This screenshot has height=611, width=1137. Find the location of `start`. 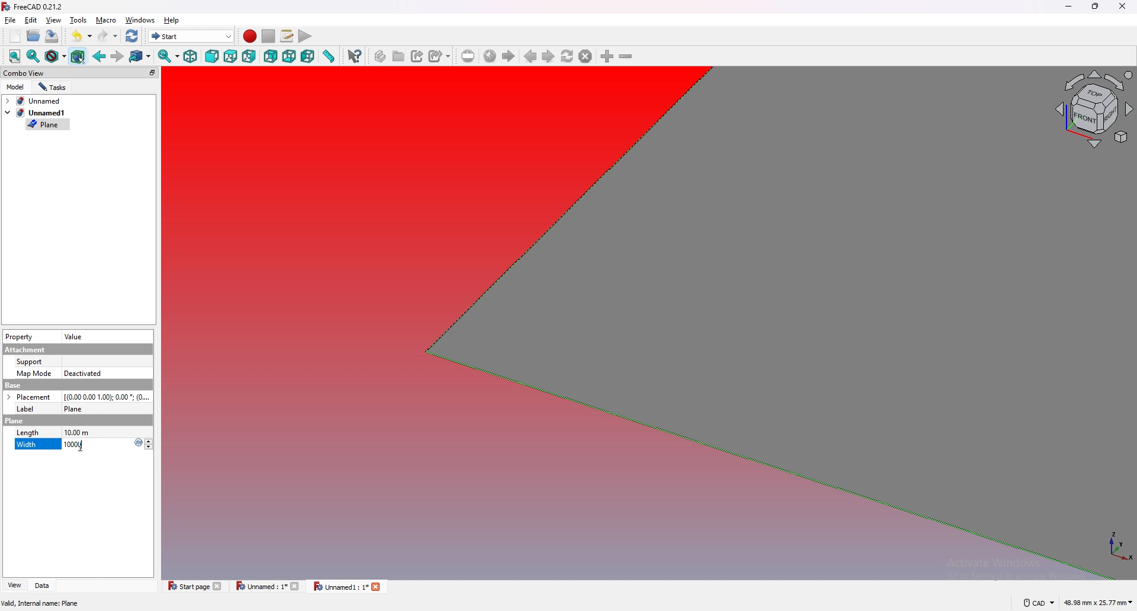

start is located at coordinates (191, 36).